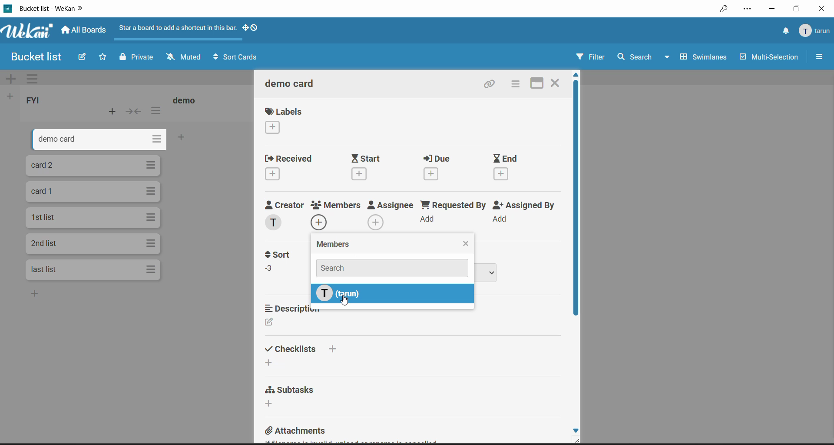 The height and width of the screenshot is (445, 834). What do you see at coordinates (179, 28) in the screenshot?
I see `Star a board to add a shortcut in this bar.` at bounding box center [179, 28].